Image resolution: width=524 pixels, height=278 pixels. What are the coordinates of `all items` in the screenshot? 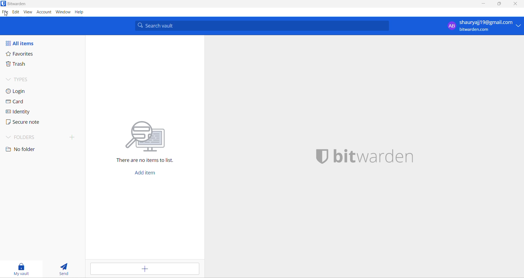 It's located at (25, 43).